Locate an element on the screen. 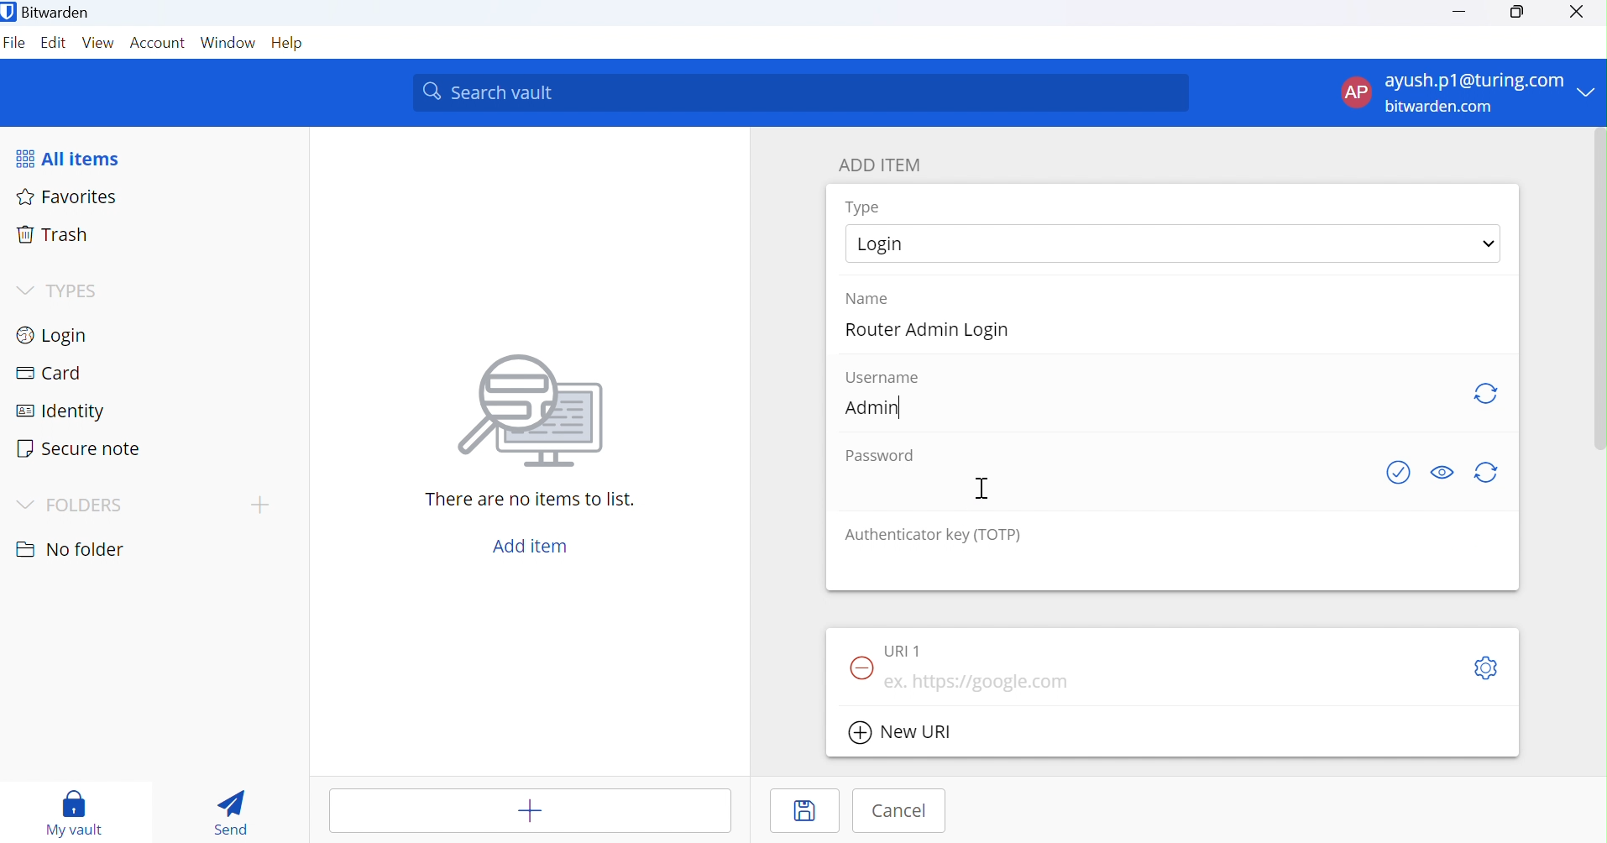 The image size is (1607, 843). Restore Down is located at coordinates (1516, 13).